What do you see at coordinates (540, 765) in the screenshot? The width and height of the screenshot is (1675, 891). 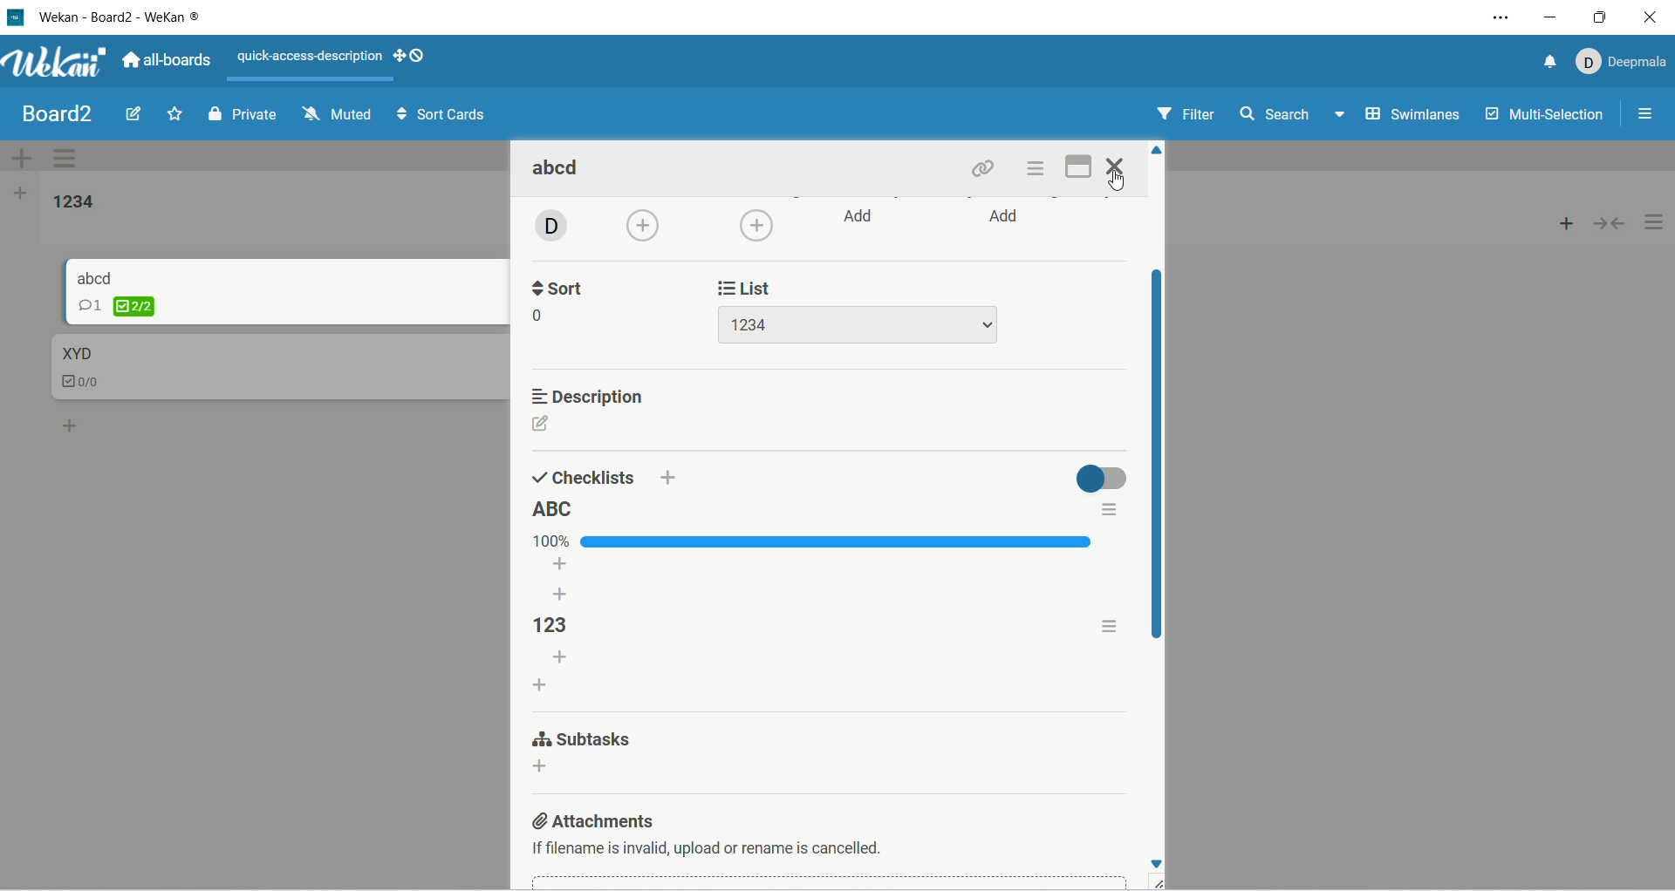 I see `add` at bounding box center [540, 765].